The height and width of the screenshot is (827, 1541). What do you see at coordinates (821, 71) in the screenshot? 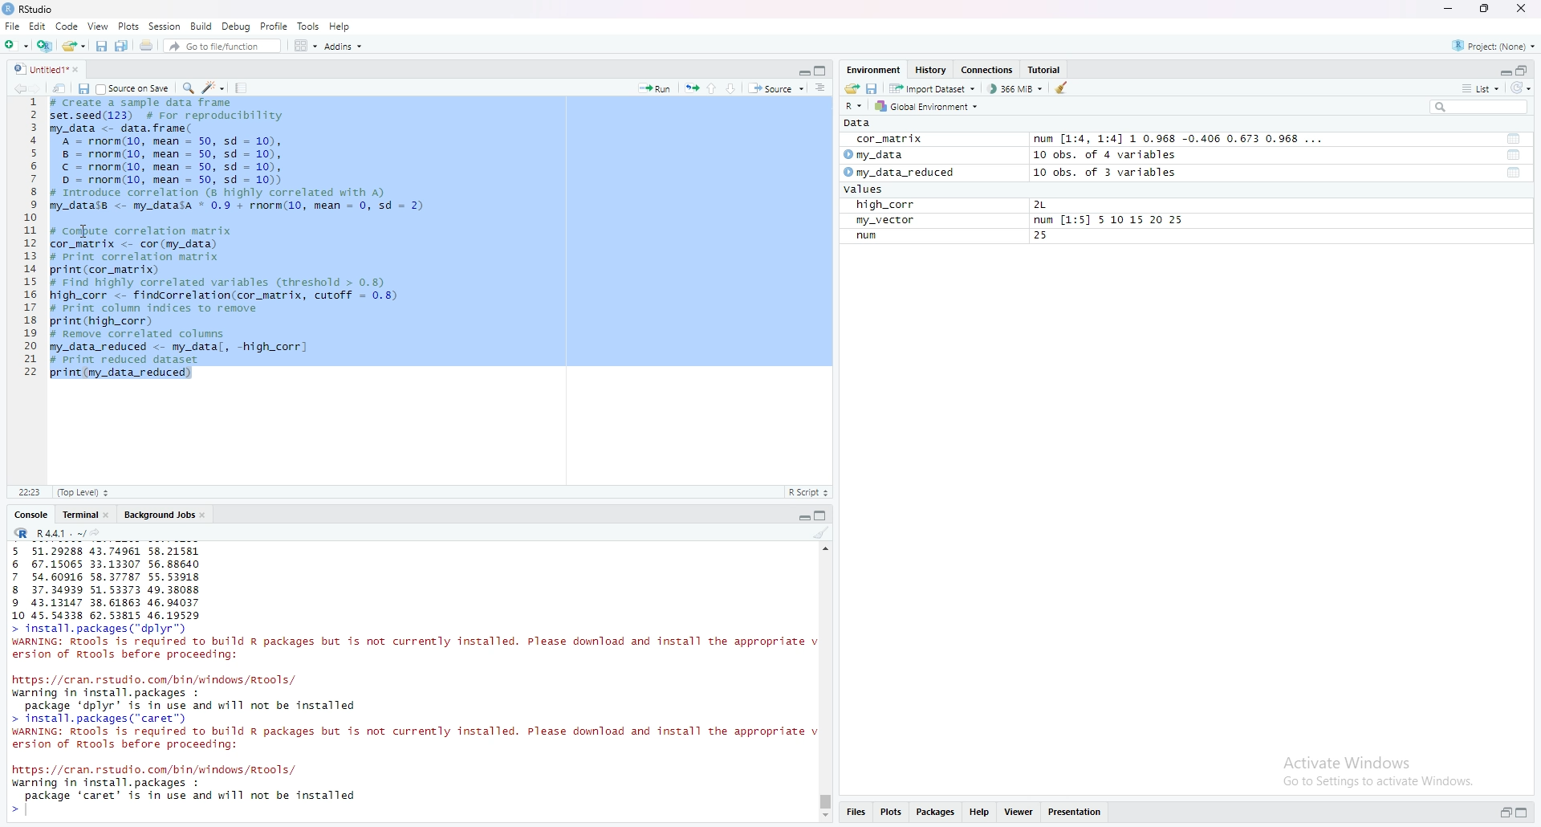
I see `copy` at bounding box center [821, 71].